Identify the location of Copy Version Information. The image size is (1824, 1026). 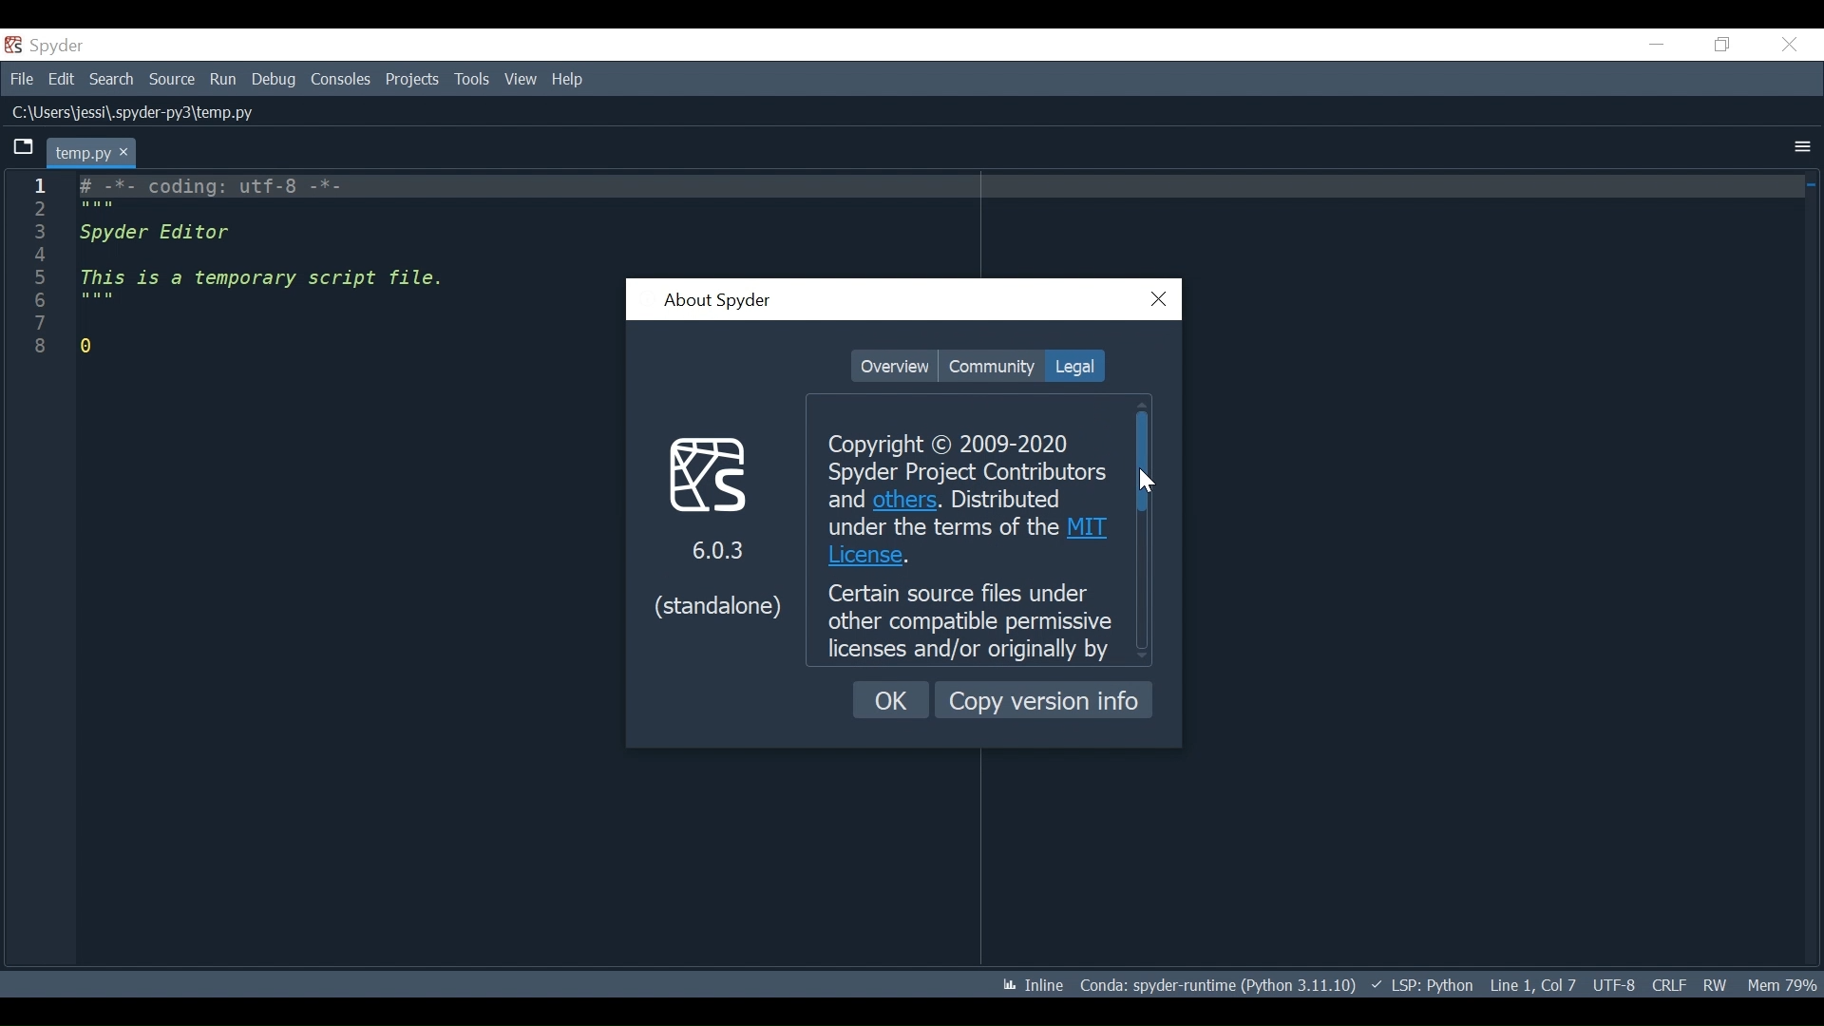
(1044, 699).